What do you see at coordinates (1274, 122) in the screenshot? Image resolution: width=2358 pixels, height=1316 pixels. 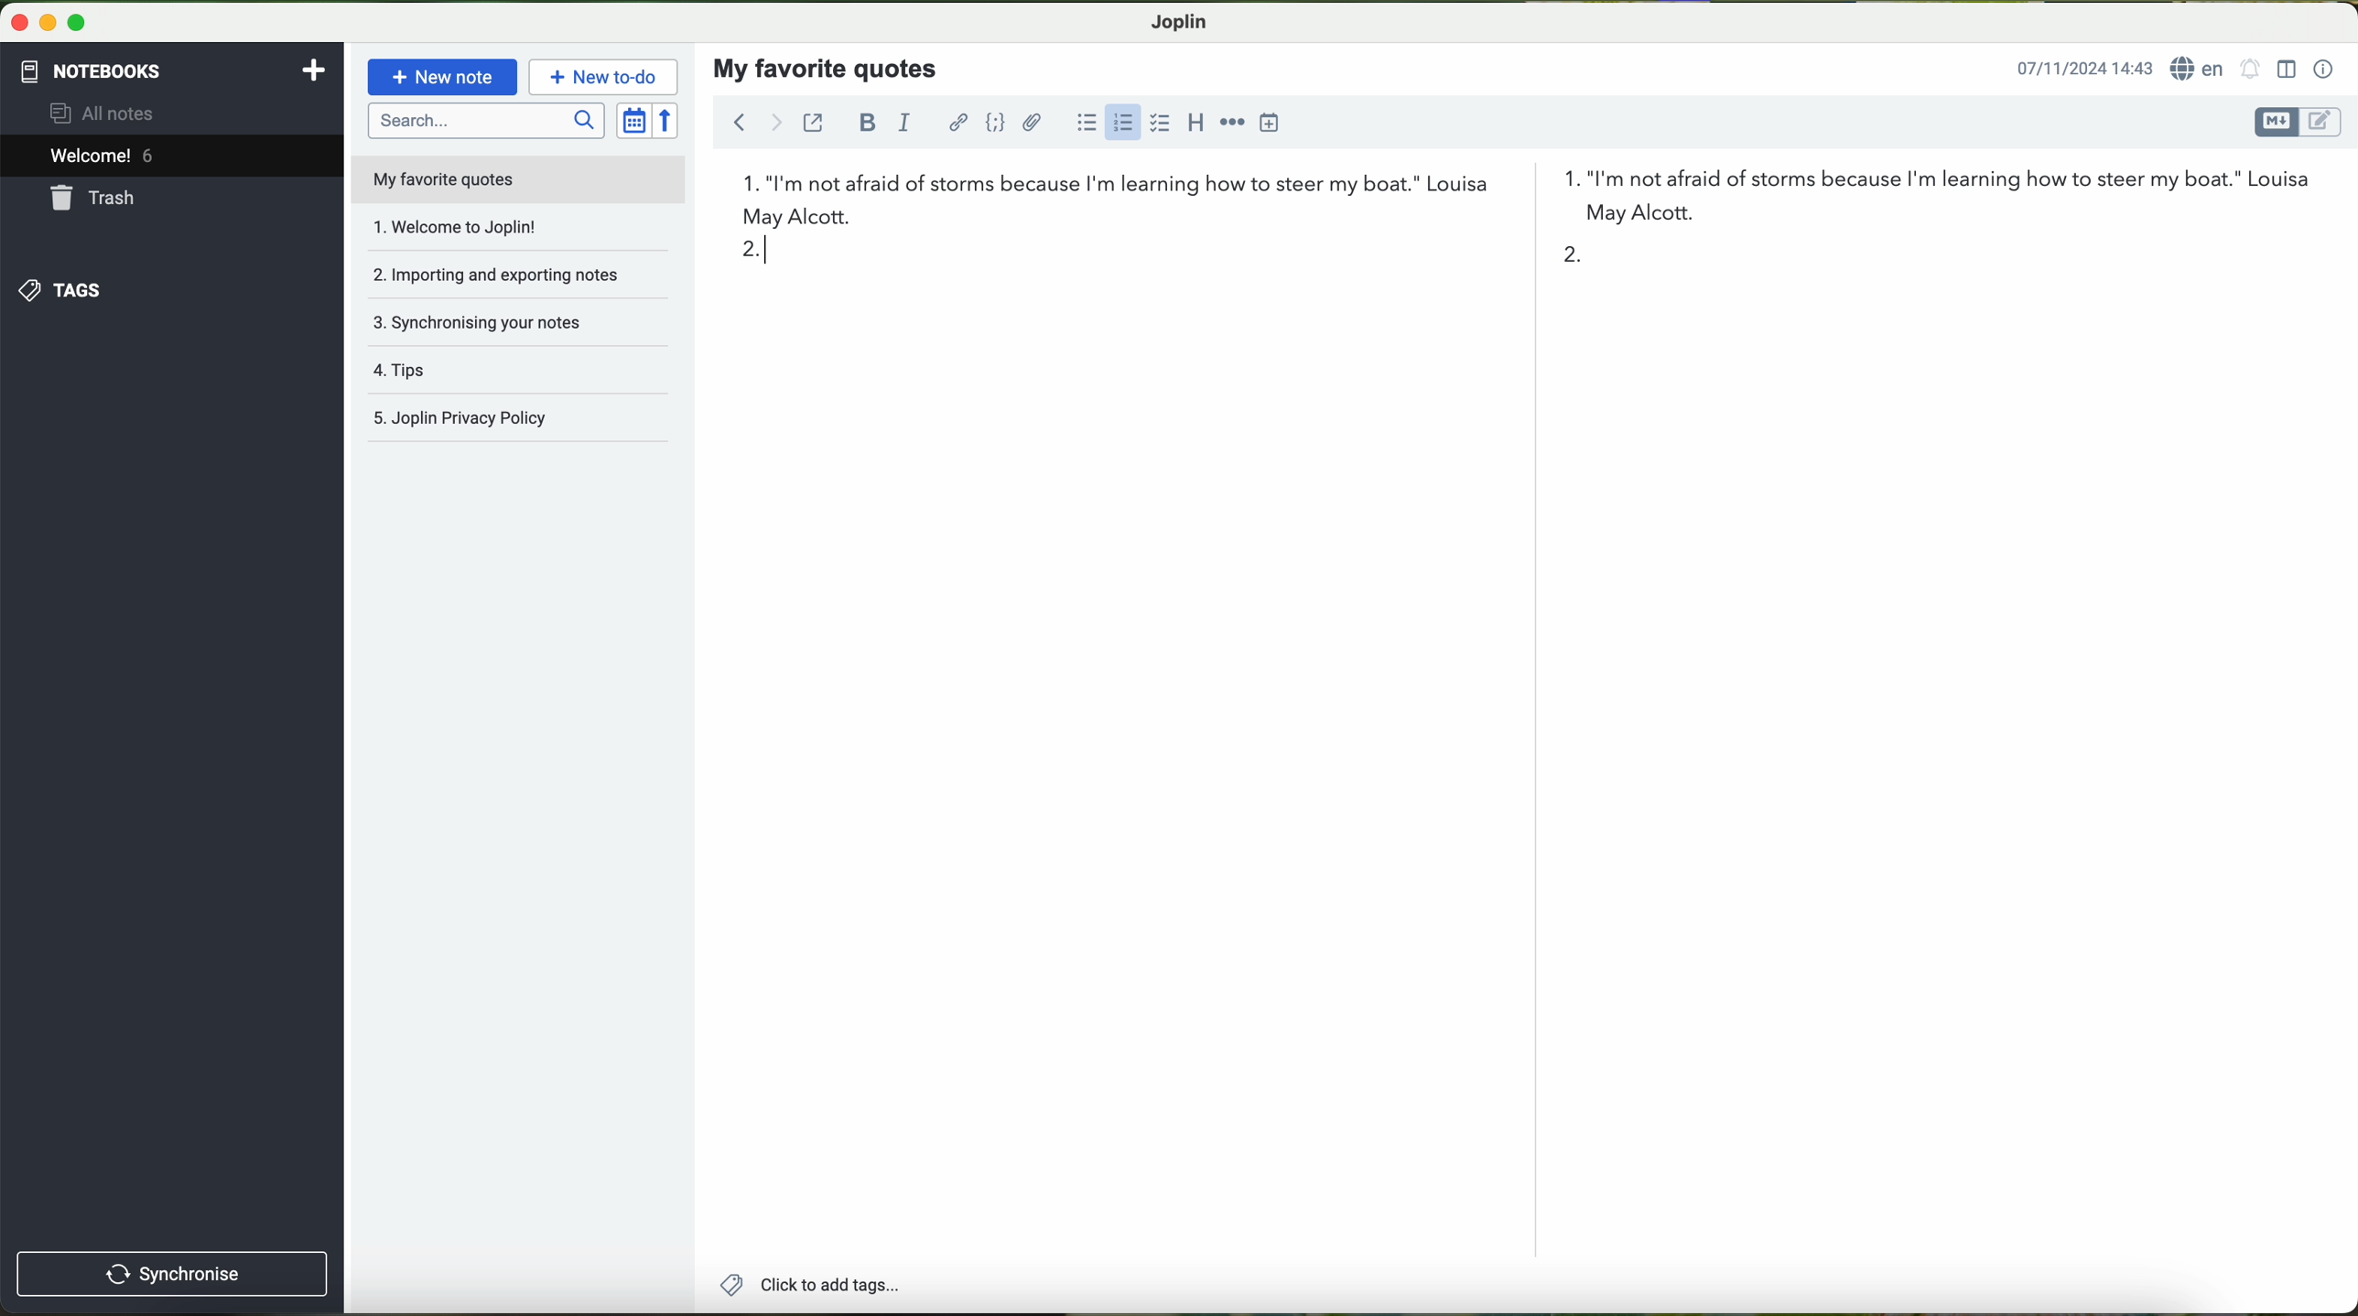 I see `insert time` at bounding box center [1274, 122].